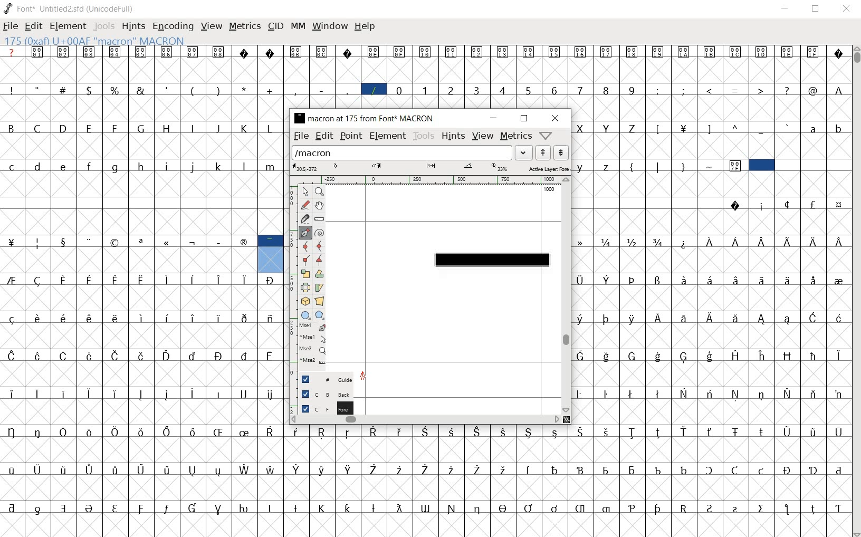 The width and height of the screenshot is (861, 537). Describe the element at coordinates (856, 292) in the screenshot. I see `SCROLLBAR` at that location.